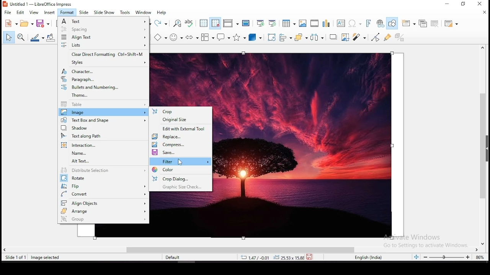  I want to click on edit, so click(21, 13).